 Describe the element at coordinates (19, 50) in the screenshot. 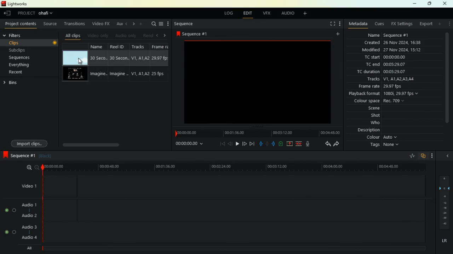

I see `subclips` at that location.